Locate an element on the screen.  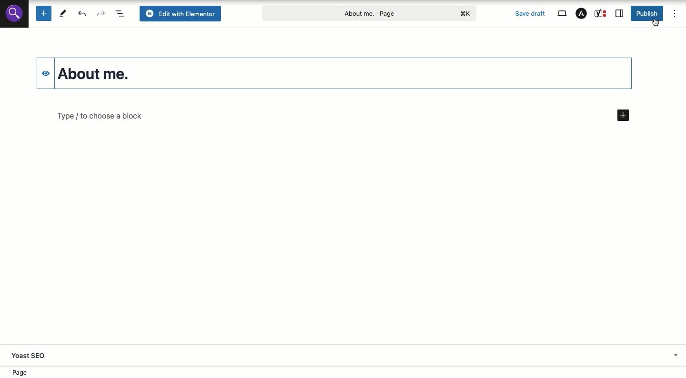
Tools is located at coordinates (63, 13).